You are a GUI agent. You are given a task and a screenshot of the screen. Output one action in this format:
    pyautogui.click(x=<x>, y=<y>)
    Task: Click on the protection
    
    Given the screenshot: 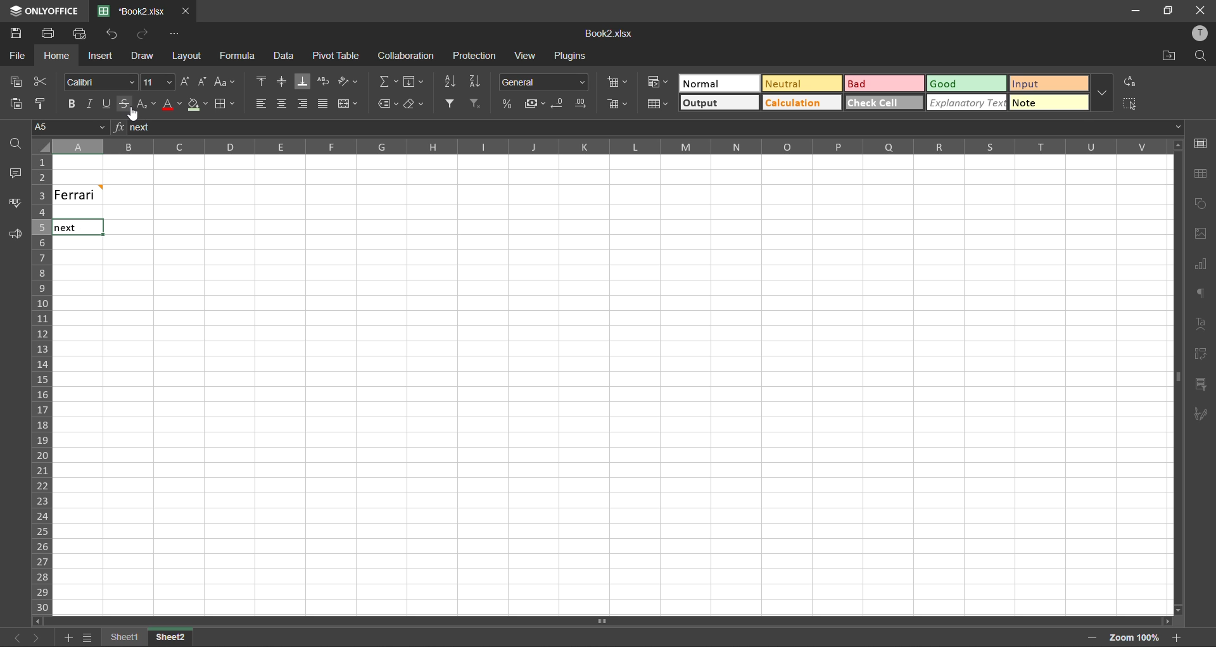 What is the action you would take?
    pyautogui.click(x=477, y=56)
    